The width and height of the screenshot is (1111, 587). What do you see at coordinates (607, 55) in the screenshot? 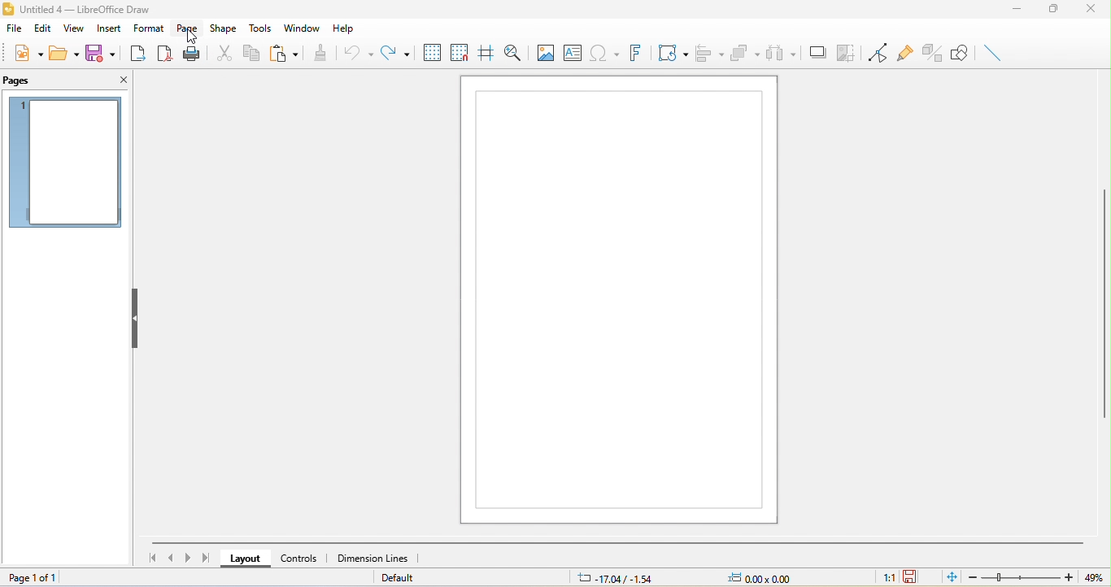
I see `special character` at bounding box center [607, 55].